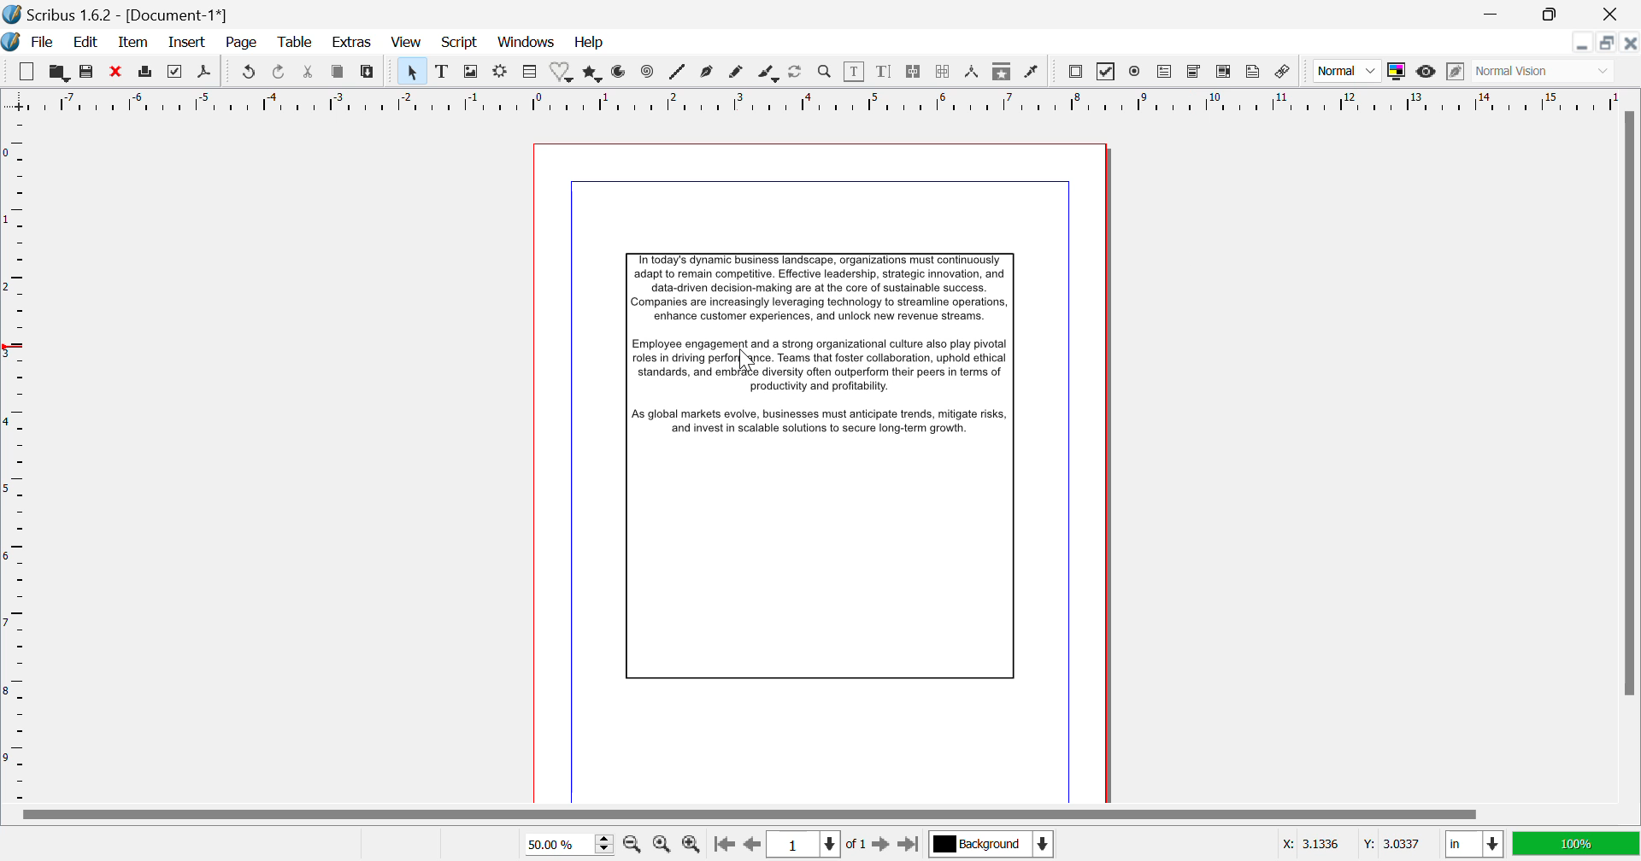  I want to click on File, so click(41, 43).